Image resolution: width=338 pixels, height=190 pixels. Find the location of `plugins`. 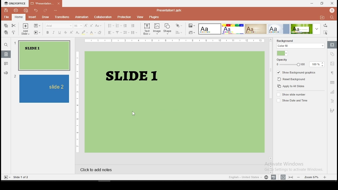

plugins is located at coordinates (154, 17).